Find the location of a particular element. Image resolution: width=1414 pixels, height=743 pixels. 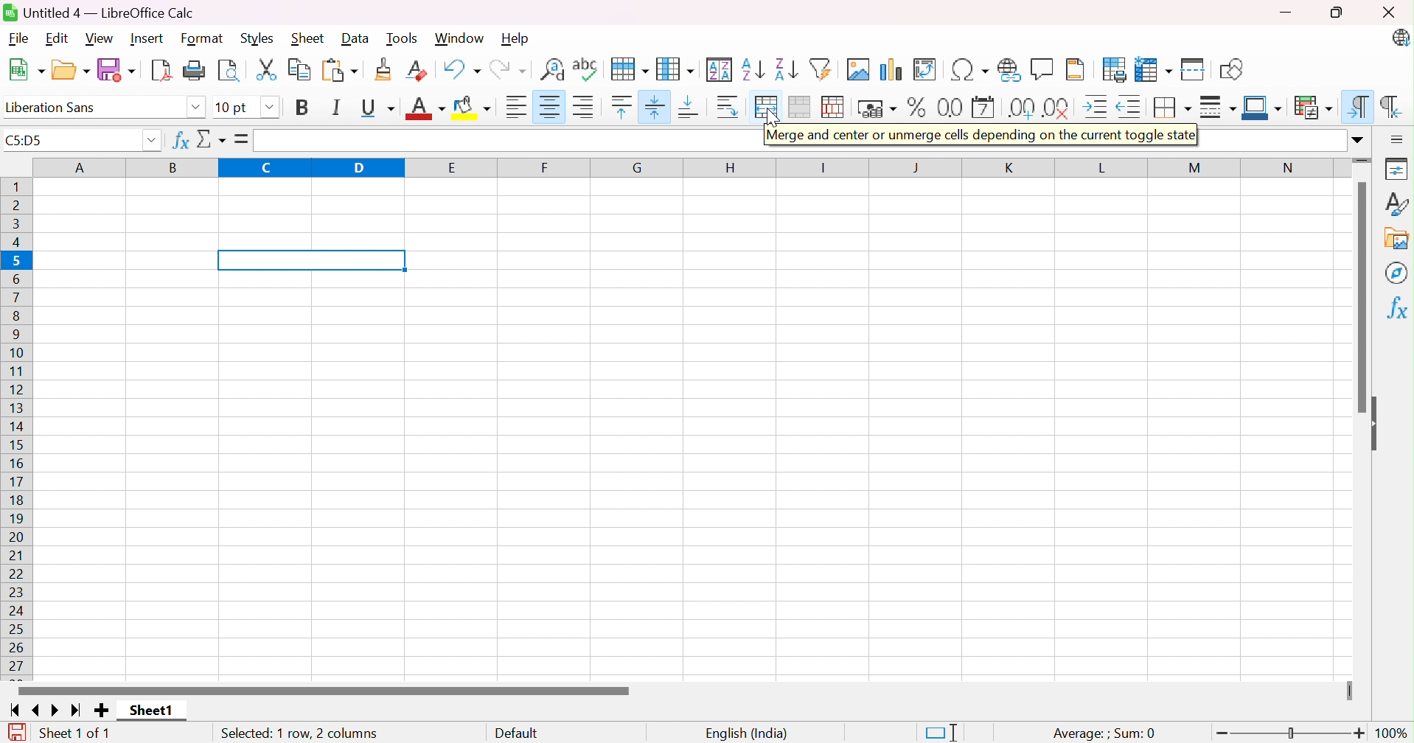

Sort Descending is located at coordinates (786, 66).